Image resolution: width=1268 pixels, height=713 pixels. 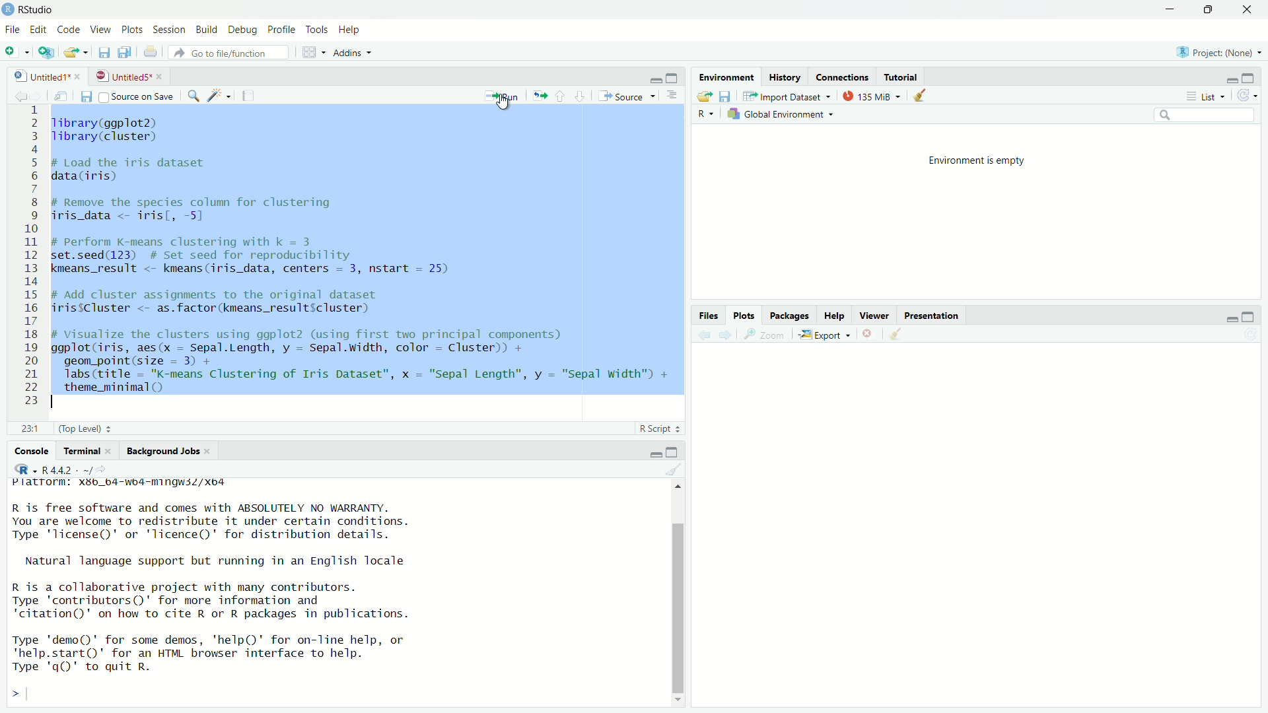 What do you see at coordinates (875, 316) in the screenshot?
I see `viewer` at bounding box center [875, 316].